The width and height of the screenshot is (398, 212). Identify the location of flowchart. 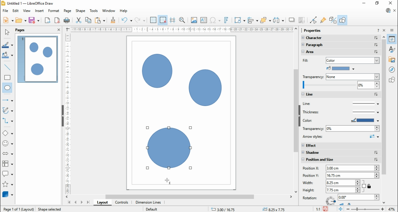
(8, 165).